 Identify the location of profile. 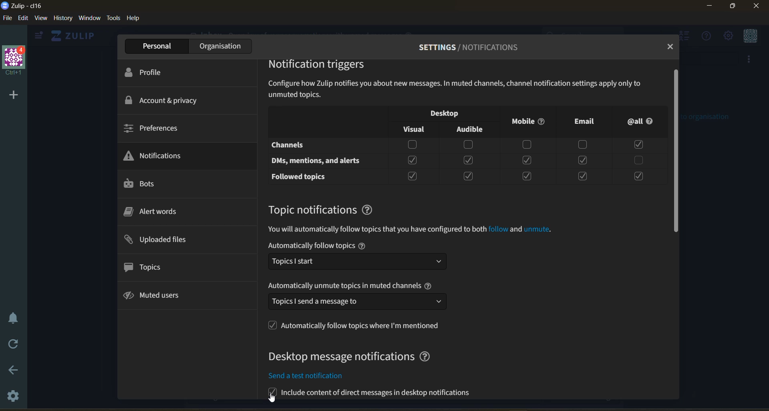
(151, 72).